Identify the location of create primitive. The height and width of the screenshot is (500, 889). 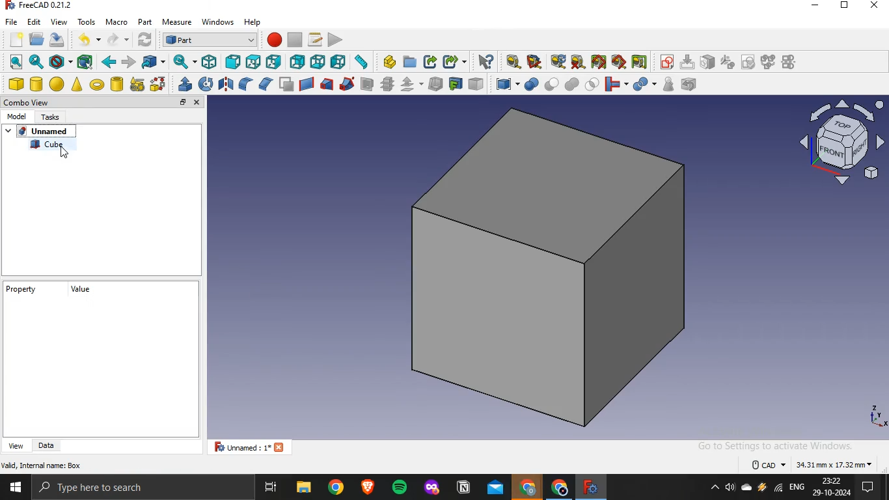
(137, 84).